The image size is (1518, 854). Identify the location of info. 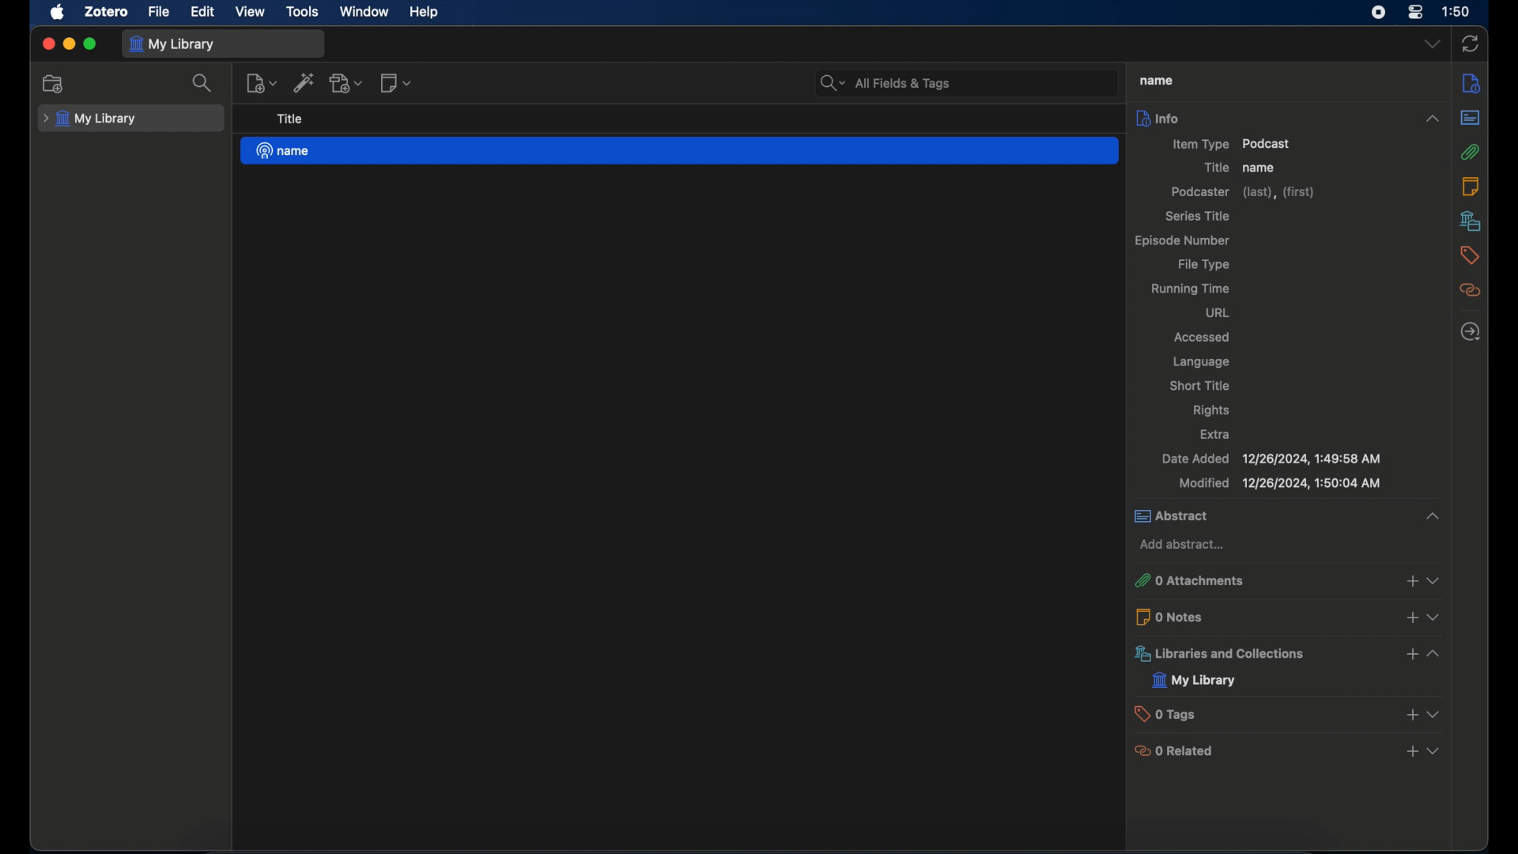
(1291, 117).